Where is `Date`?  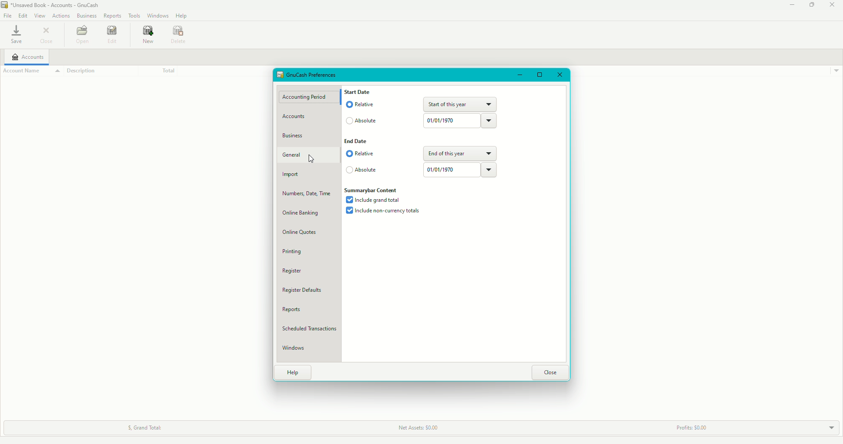 Date is located at coordinates (180, 35).